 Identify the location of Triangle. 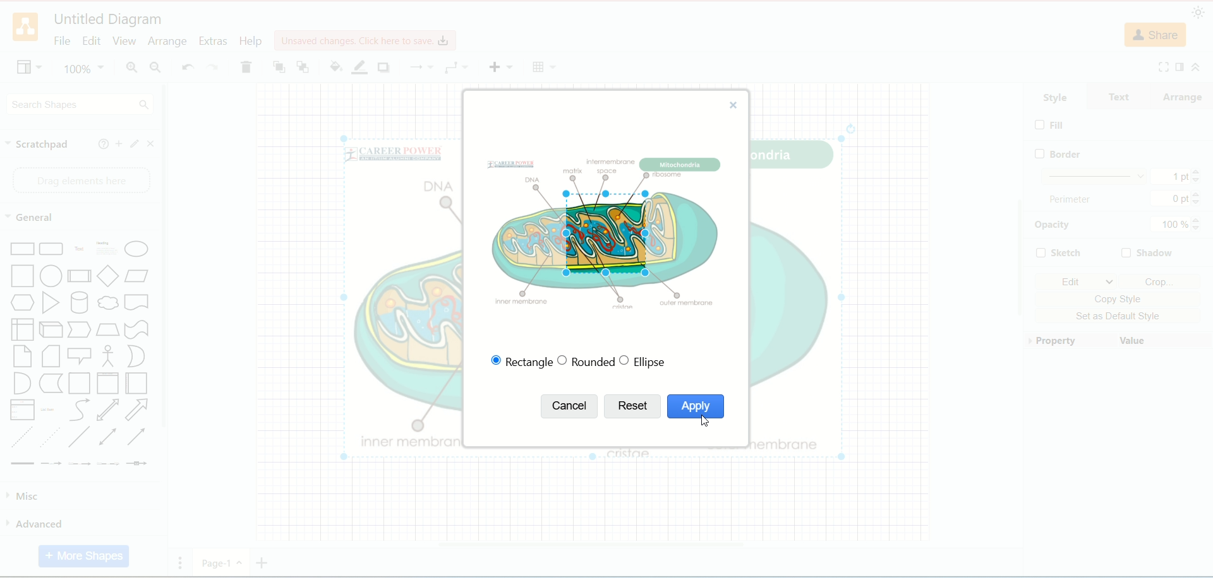
(51, 304).